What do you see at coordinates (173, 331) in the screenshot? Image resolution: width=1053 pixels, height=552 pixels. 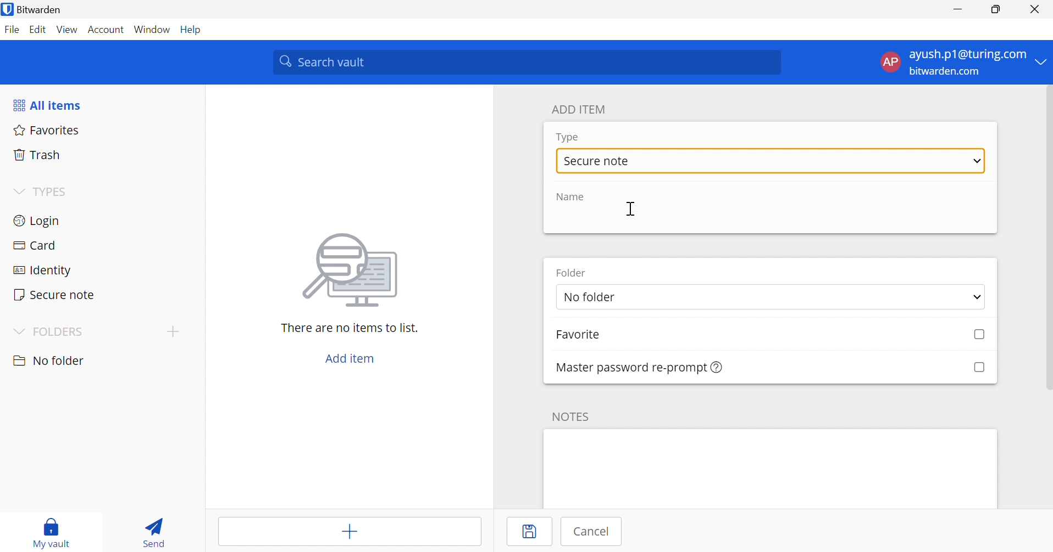 I see `Create folder` at bounding box center [173, 331].